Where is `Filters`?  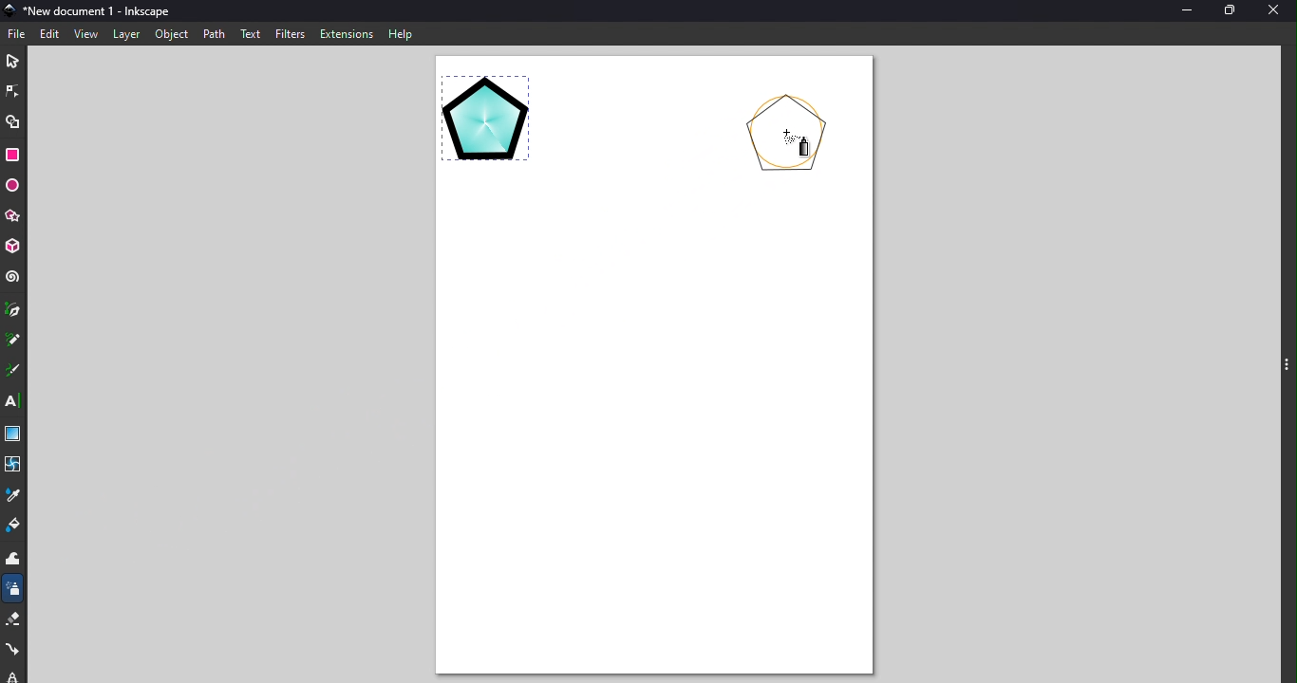 Filters is located at coordinates (291, 33).